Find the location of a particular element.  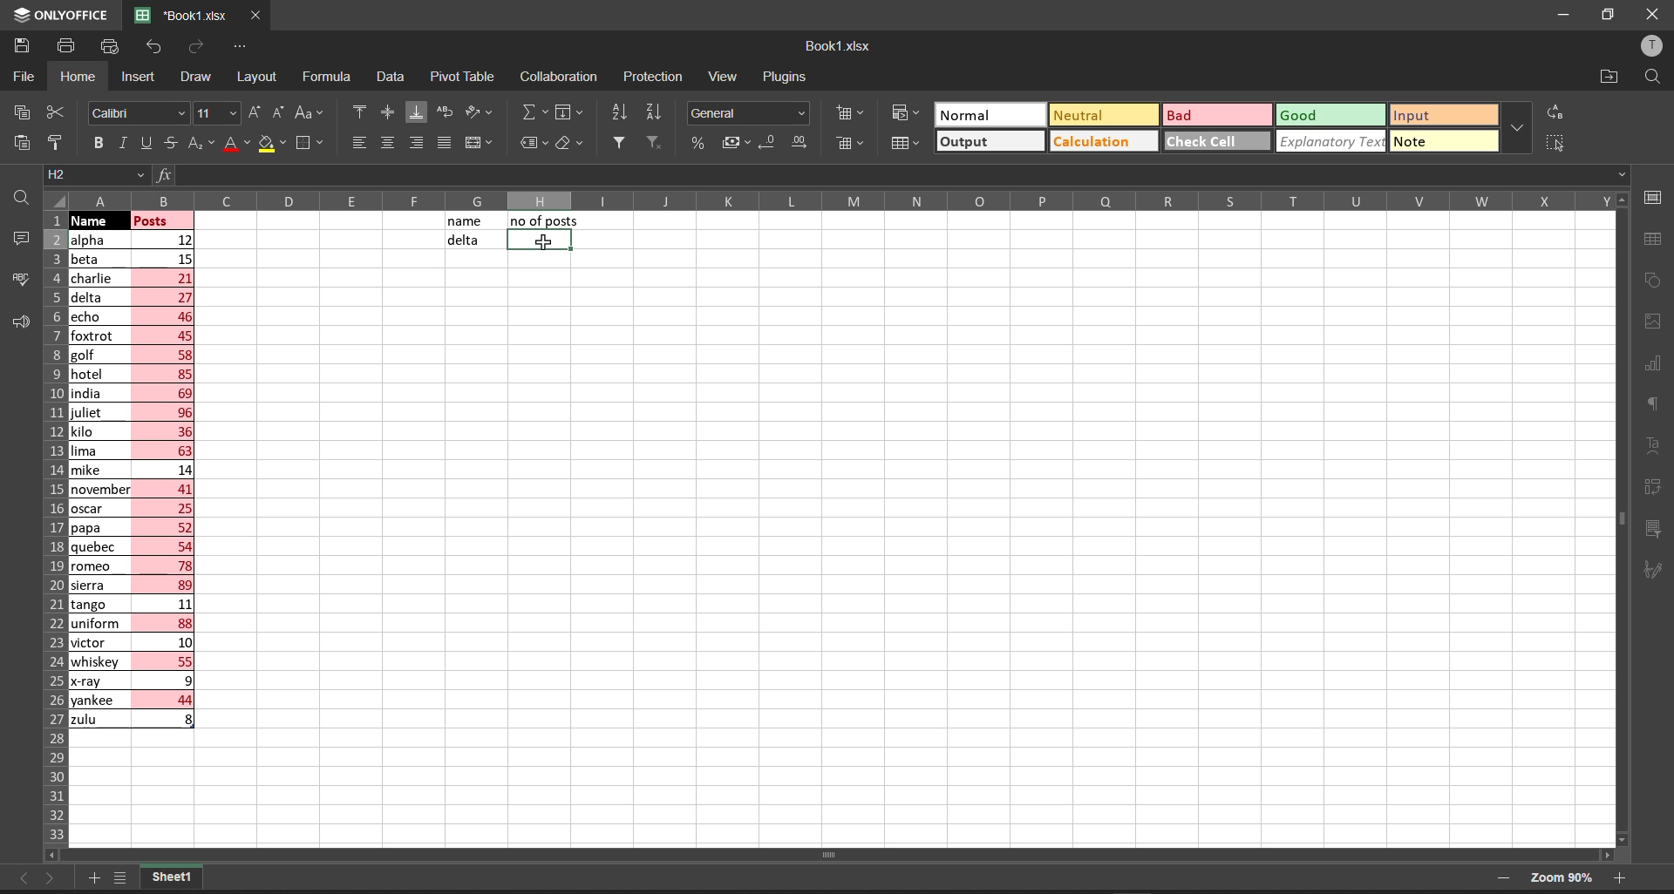

Neutral is located at coordinates (1080, 114).